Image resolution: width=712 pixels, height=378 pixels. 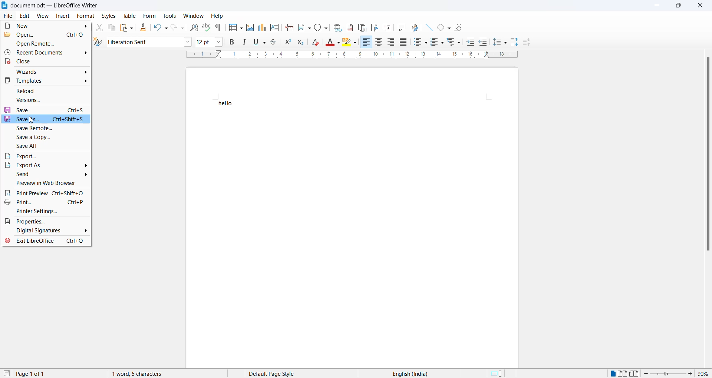 I want to click on New, so click(x=46, y=25).